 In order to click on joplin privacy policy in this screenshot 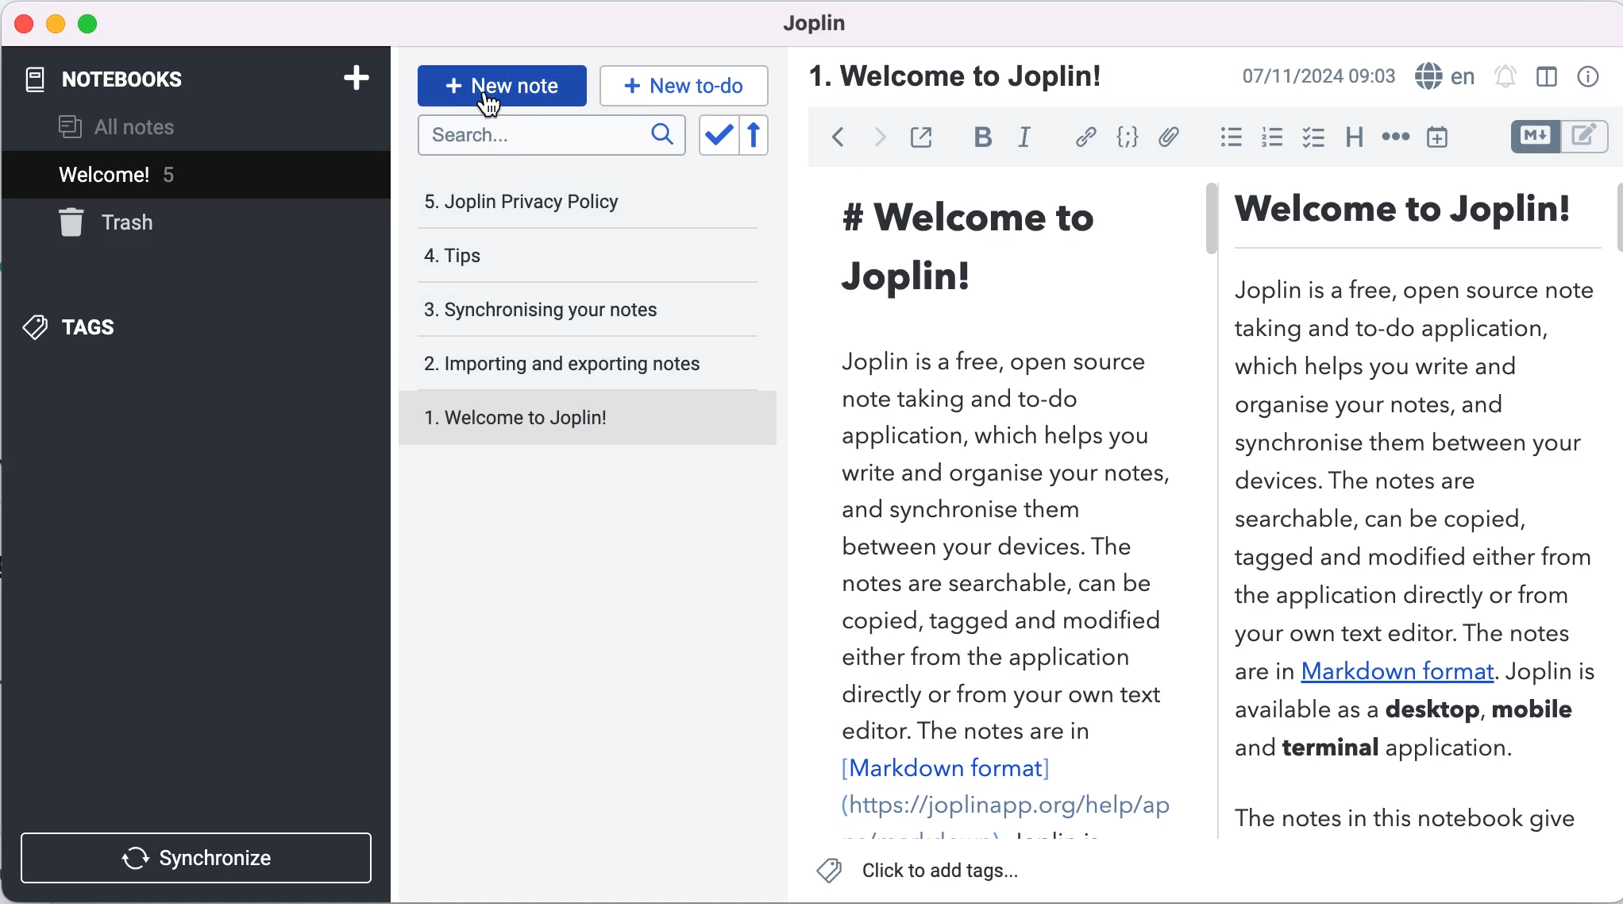, I will do `click(555, 207)`.